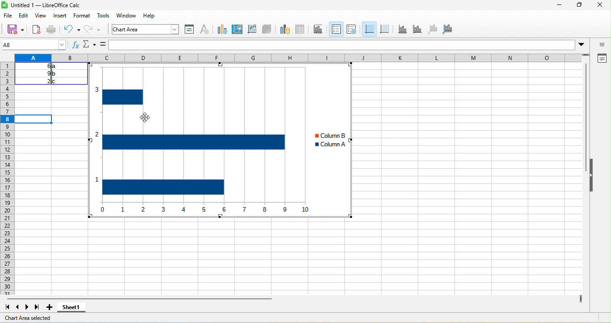 The height and width of the screenshot is (323, 611). Describe the element at coordinates (57, 81) in the screenshot. I see `c` at that location.